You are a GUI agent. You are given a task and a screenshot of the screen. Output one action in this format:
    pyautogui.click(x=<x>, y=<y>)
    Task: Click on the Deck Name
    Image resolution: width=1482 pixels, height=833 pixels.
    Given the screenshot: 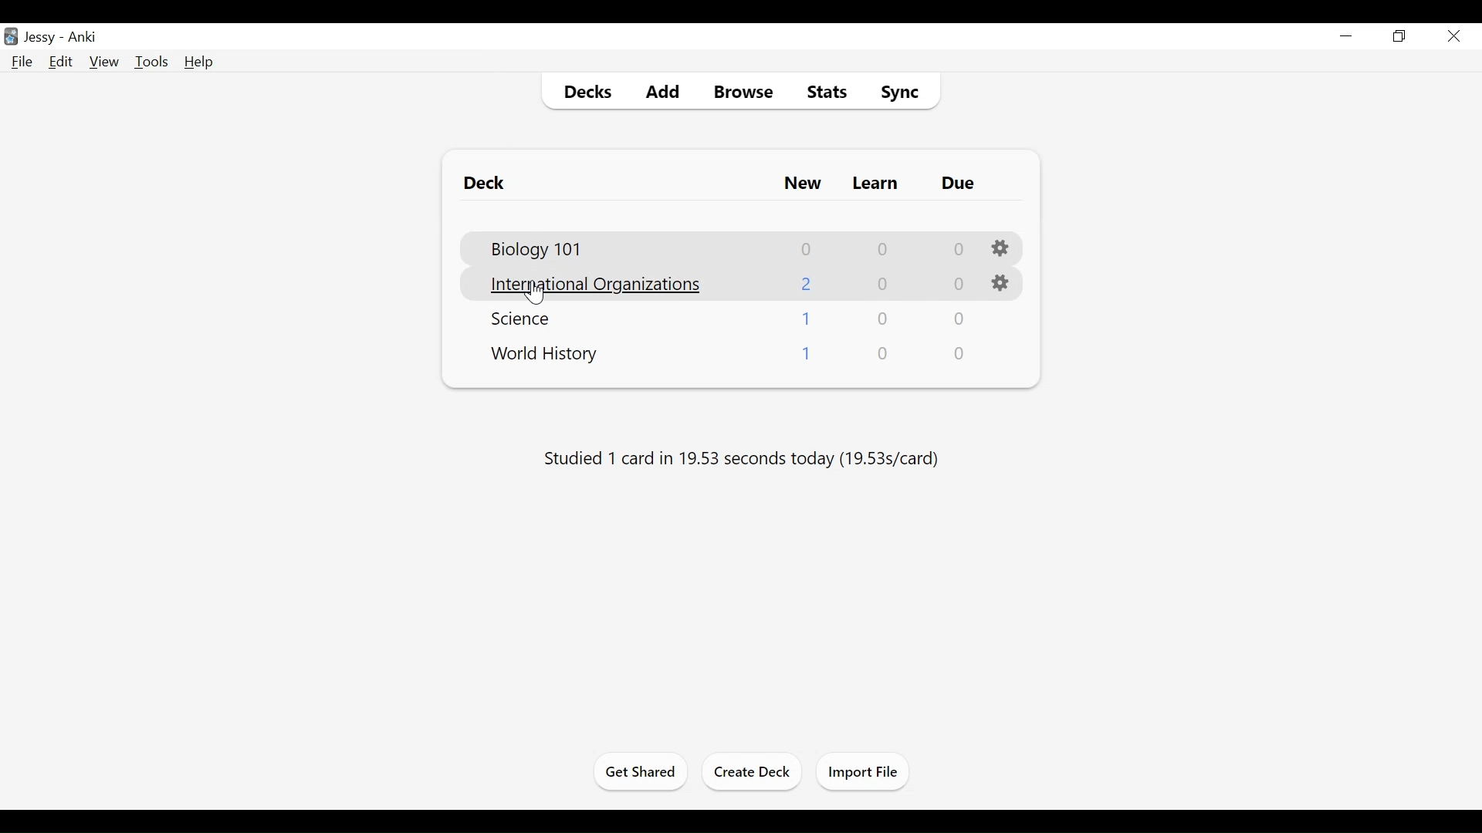 What is the action you would take?
    pyautogui.click(x=518, y=319)
    